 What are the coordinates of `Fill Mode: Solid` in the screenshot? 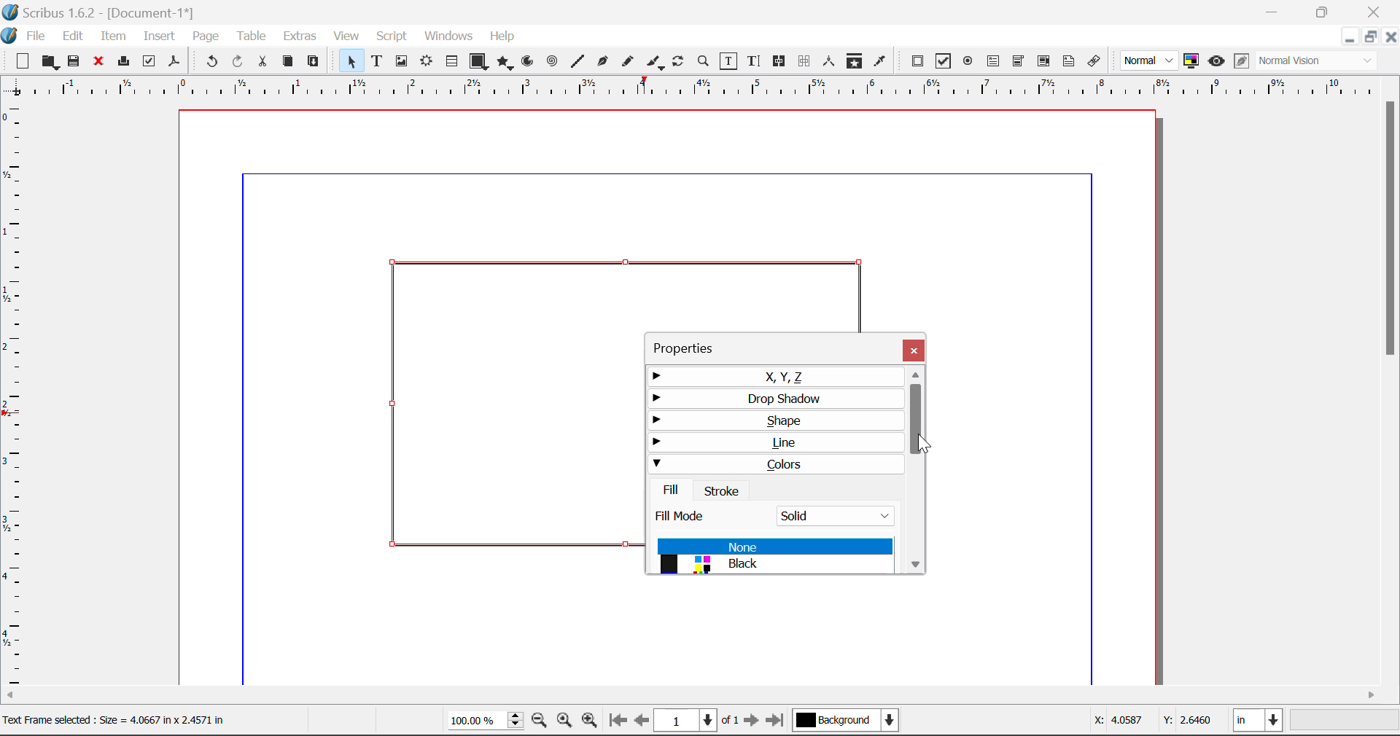 It's located at (778, 514).